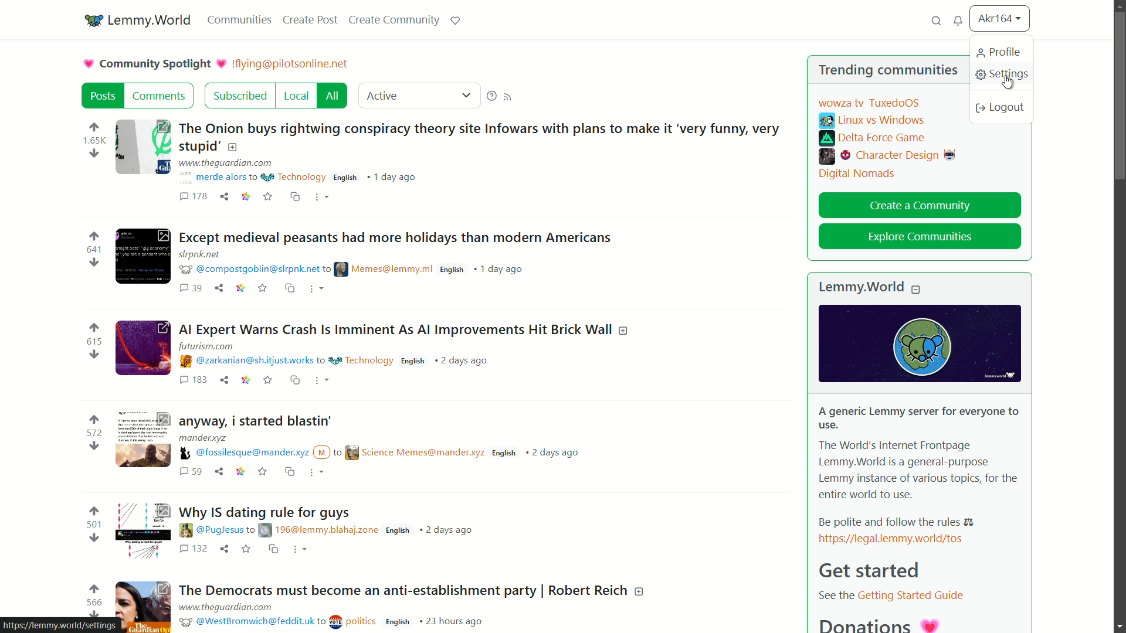  What do you see at coordinates (342, 355) in the screenshot?
I see `post details` at bounding box center [342, 355].